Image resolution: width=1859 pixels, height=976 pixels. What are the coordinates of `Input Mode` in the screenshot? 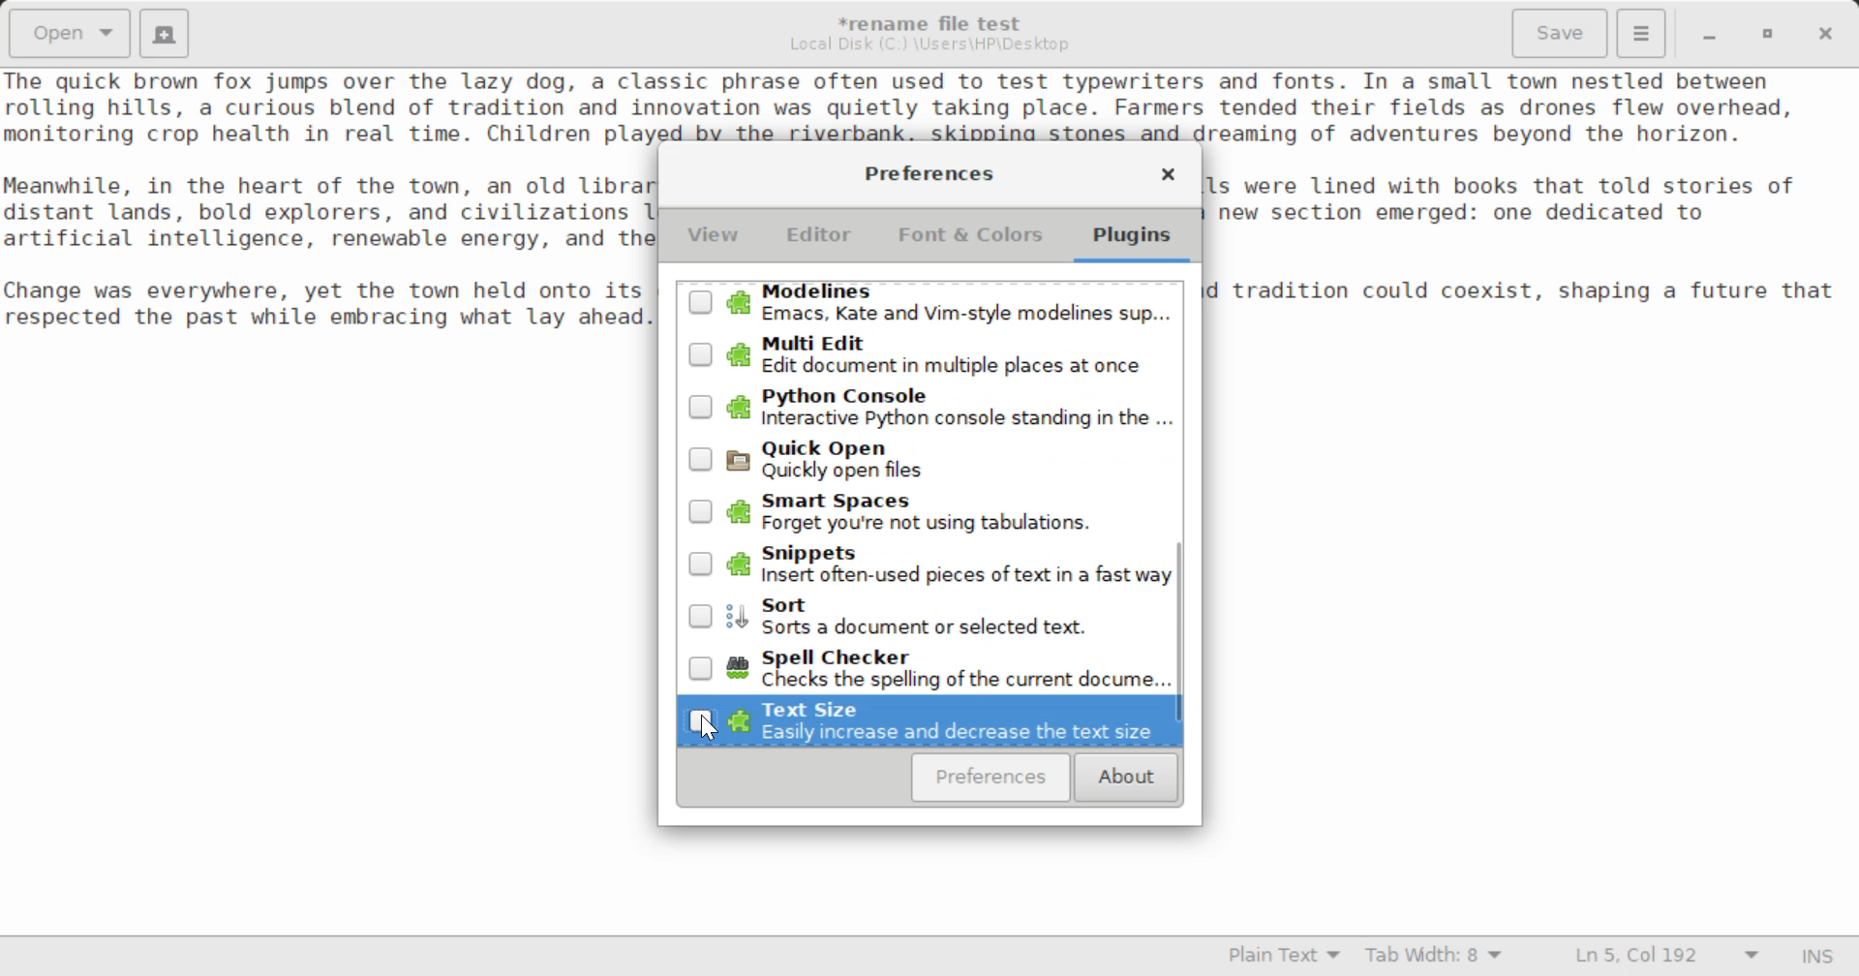 It's located at (1817, 959).